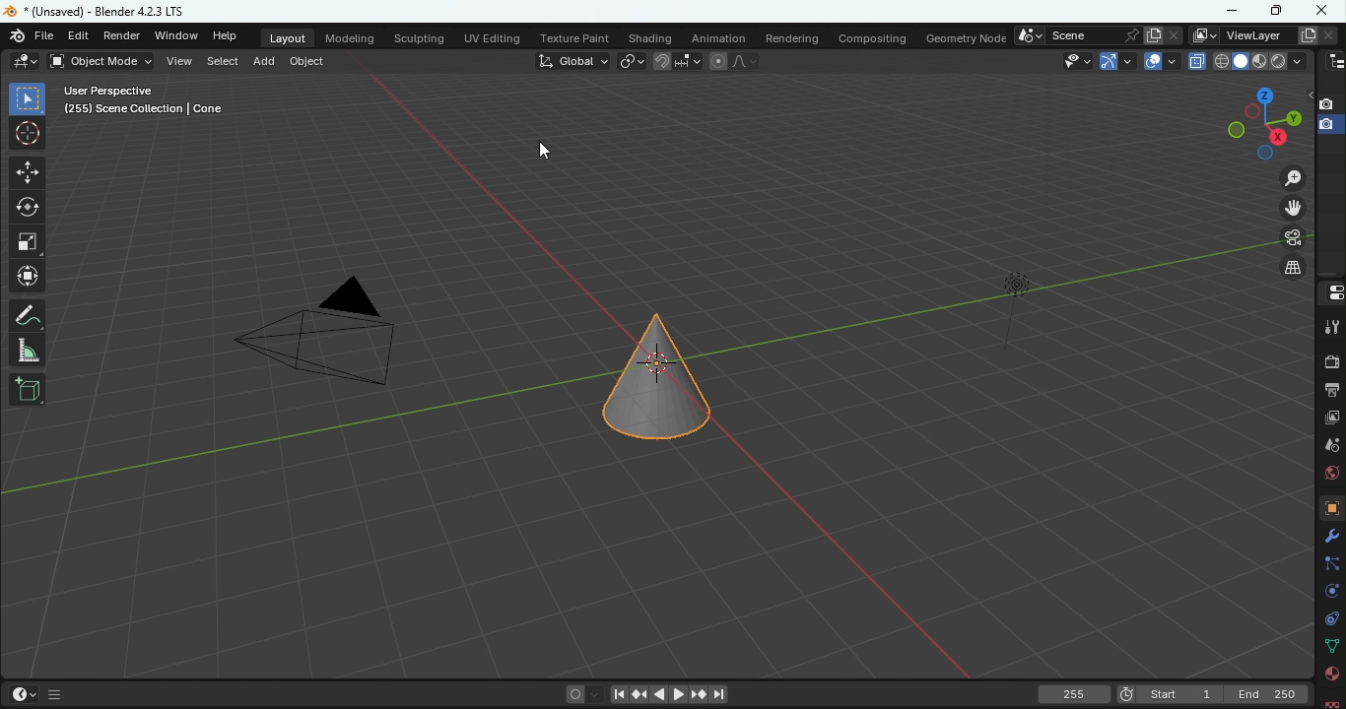  I want to click on Viewport shading: Wireframe, so click(1221, 60).